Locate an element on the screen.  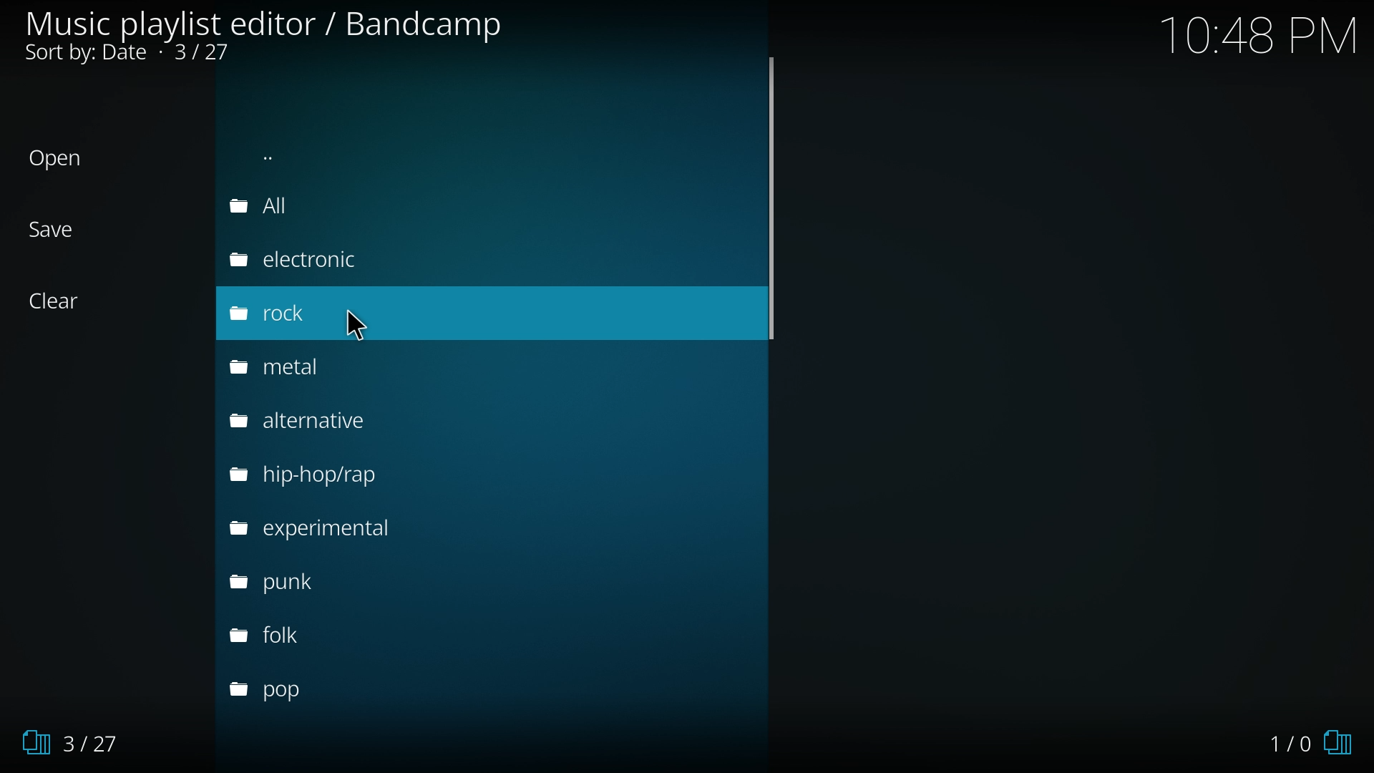
punk is located at coordinates (296, 586).